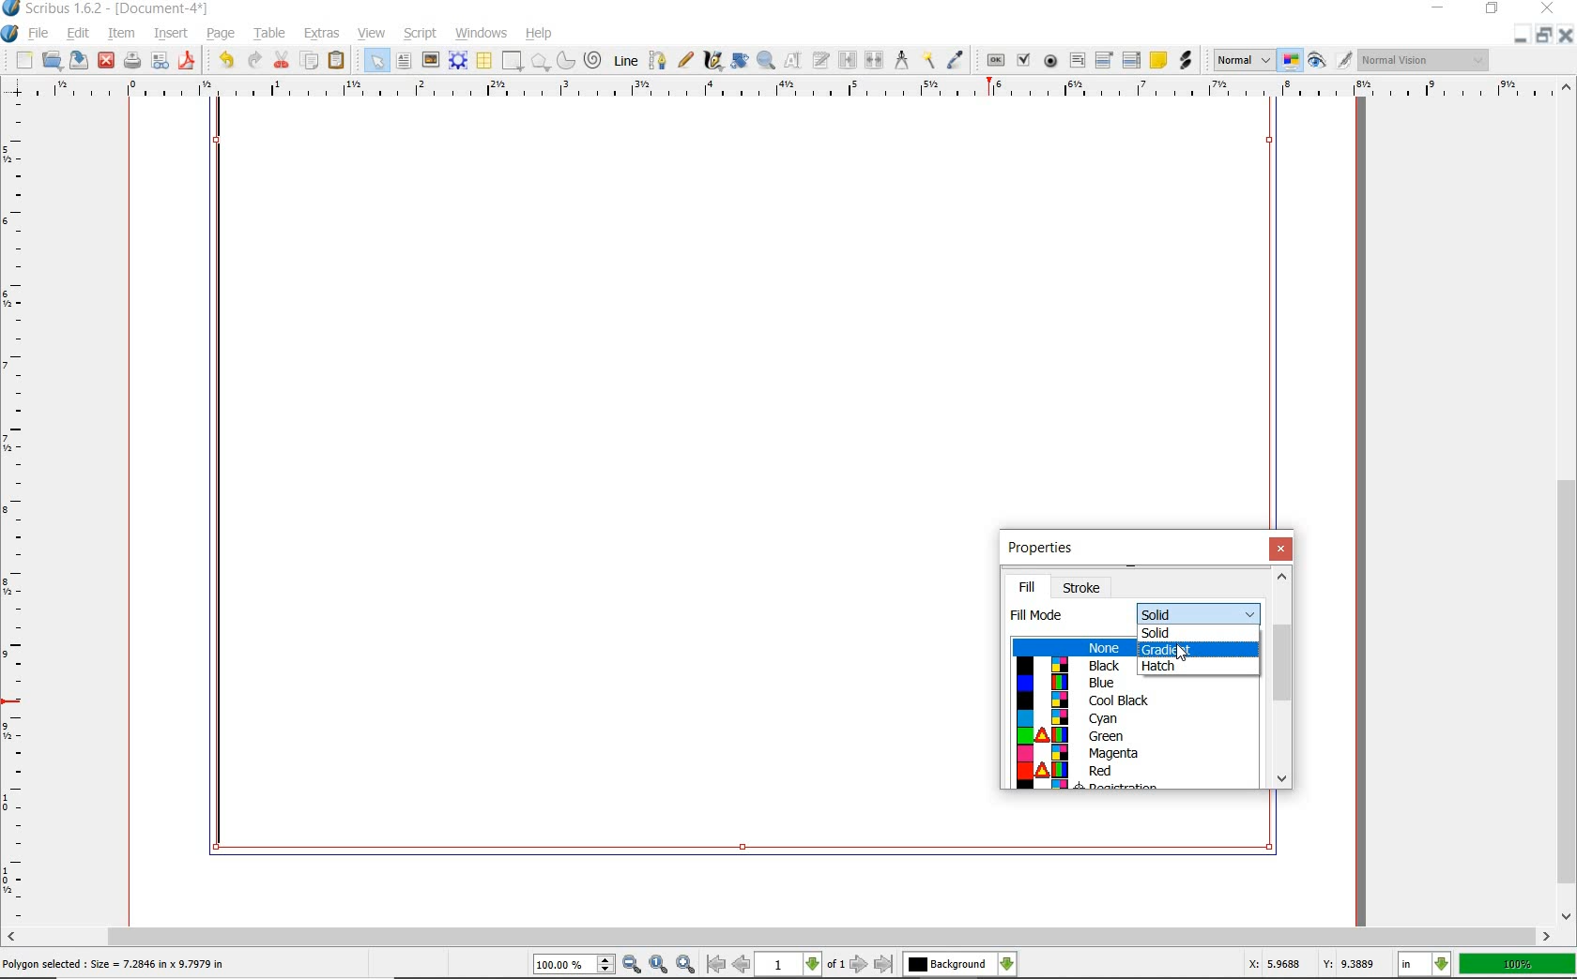 This screenshot has width=1577, height=979. What do you see at coordinates (1158, 60) in the screenshot?
I see `text annotation` at bounding box center [1158, 60].